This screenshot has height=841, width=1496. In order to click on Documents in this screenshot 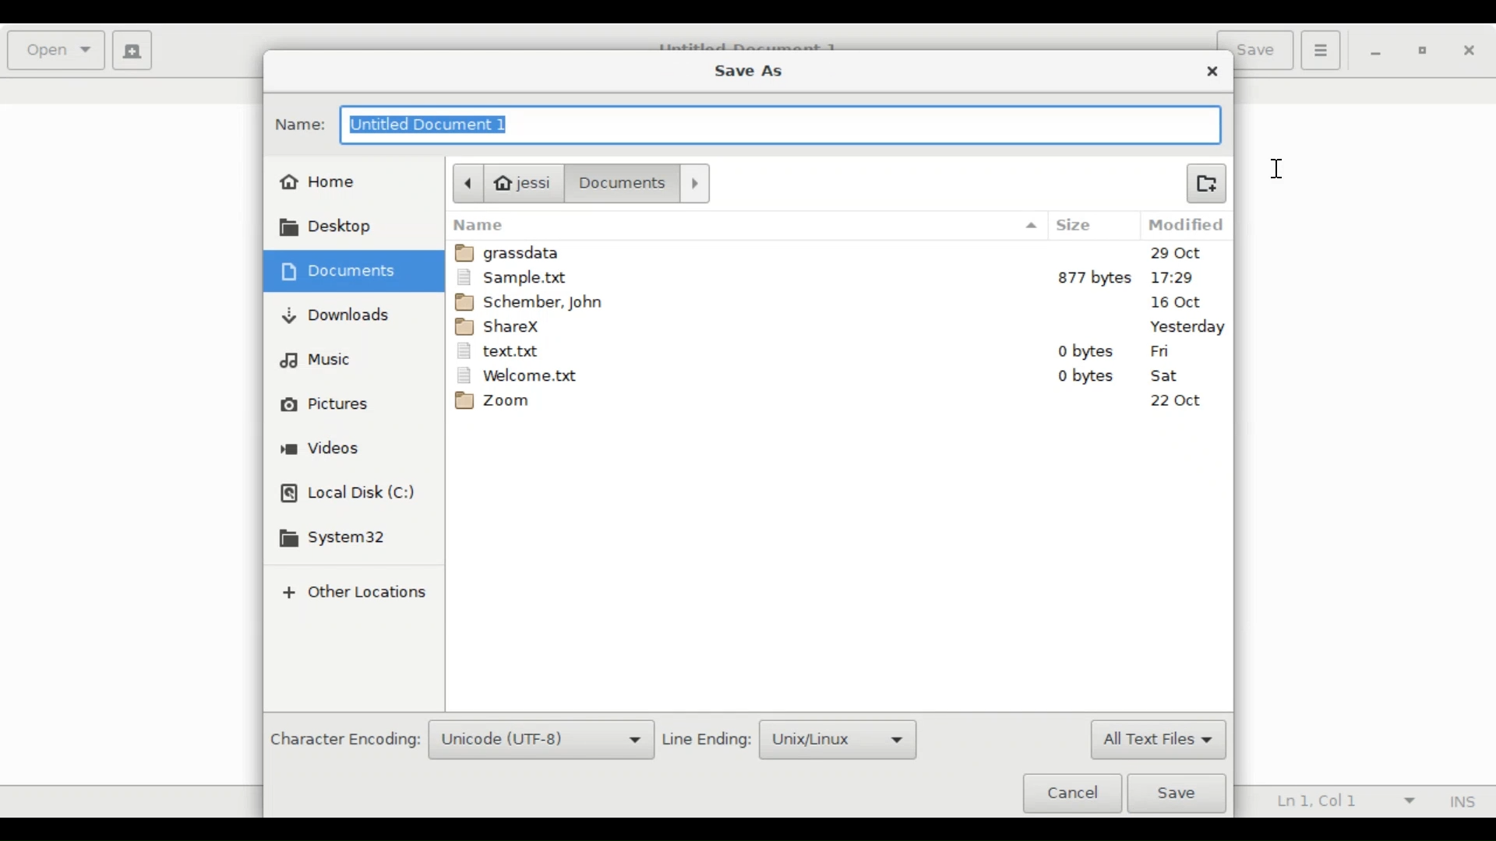, I will do `click(343, 271)`.